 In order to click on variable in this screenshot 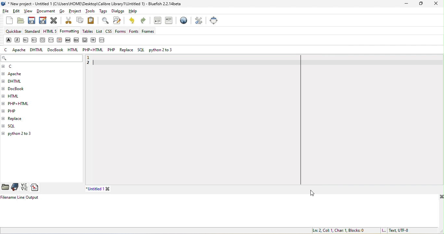, I will do `click(103, 40)`.